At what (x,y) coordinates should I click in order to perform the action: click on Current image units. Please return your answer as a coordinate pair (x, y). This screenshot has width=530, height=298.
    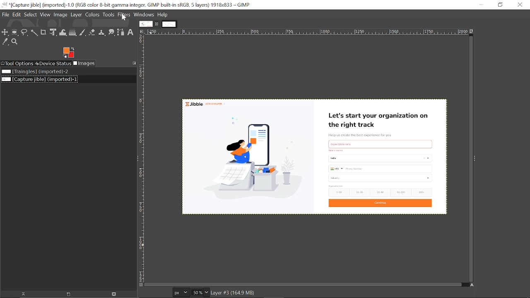
    Looking at the image, I should click on (181, 293).